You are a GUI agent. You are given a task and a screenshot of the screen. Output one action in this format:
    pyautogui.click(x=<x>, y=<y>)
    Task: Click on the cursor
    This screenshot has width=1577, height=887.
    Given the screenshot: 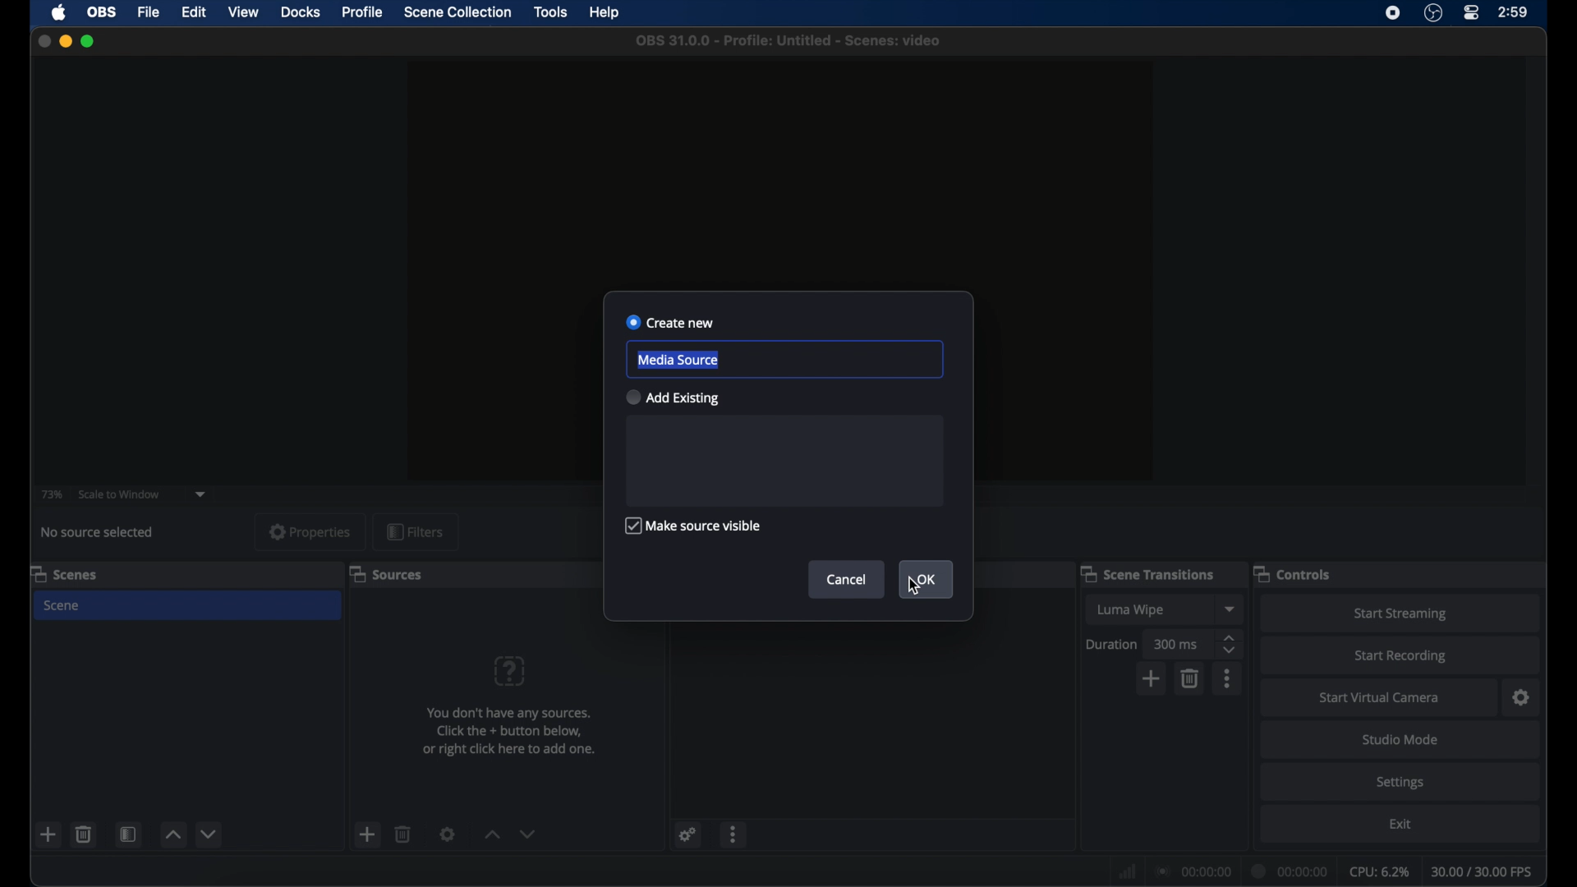 What is the action you would take?
    pyautogui.click(x=916, y=589)
    